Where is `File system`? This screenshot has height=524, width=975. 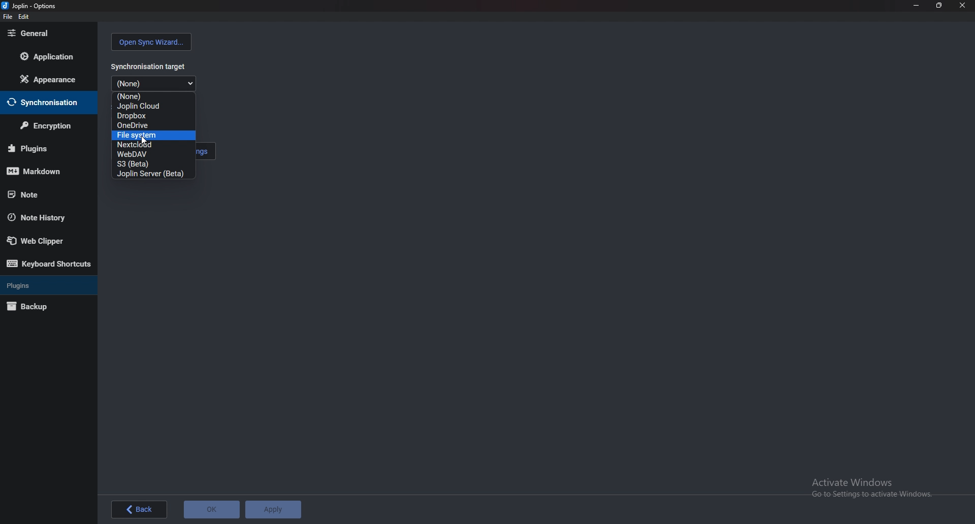 File system is located at coordinates (152, 135).